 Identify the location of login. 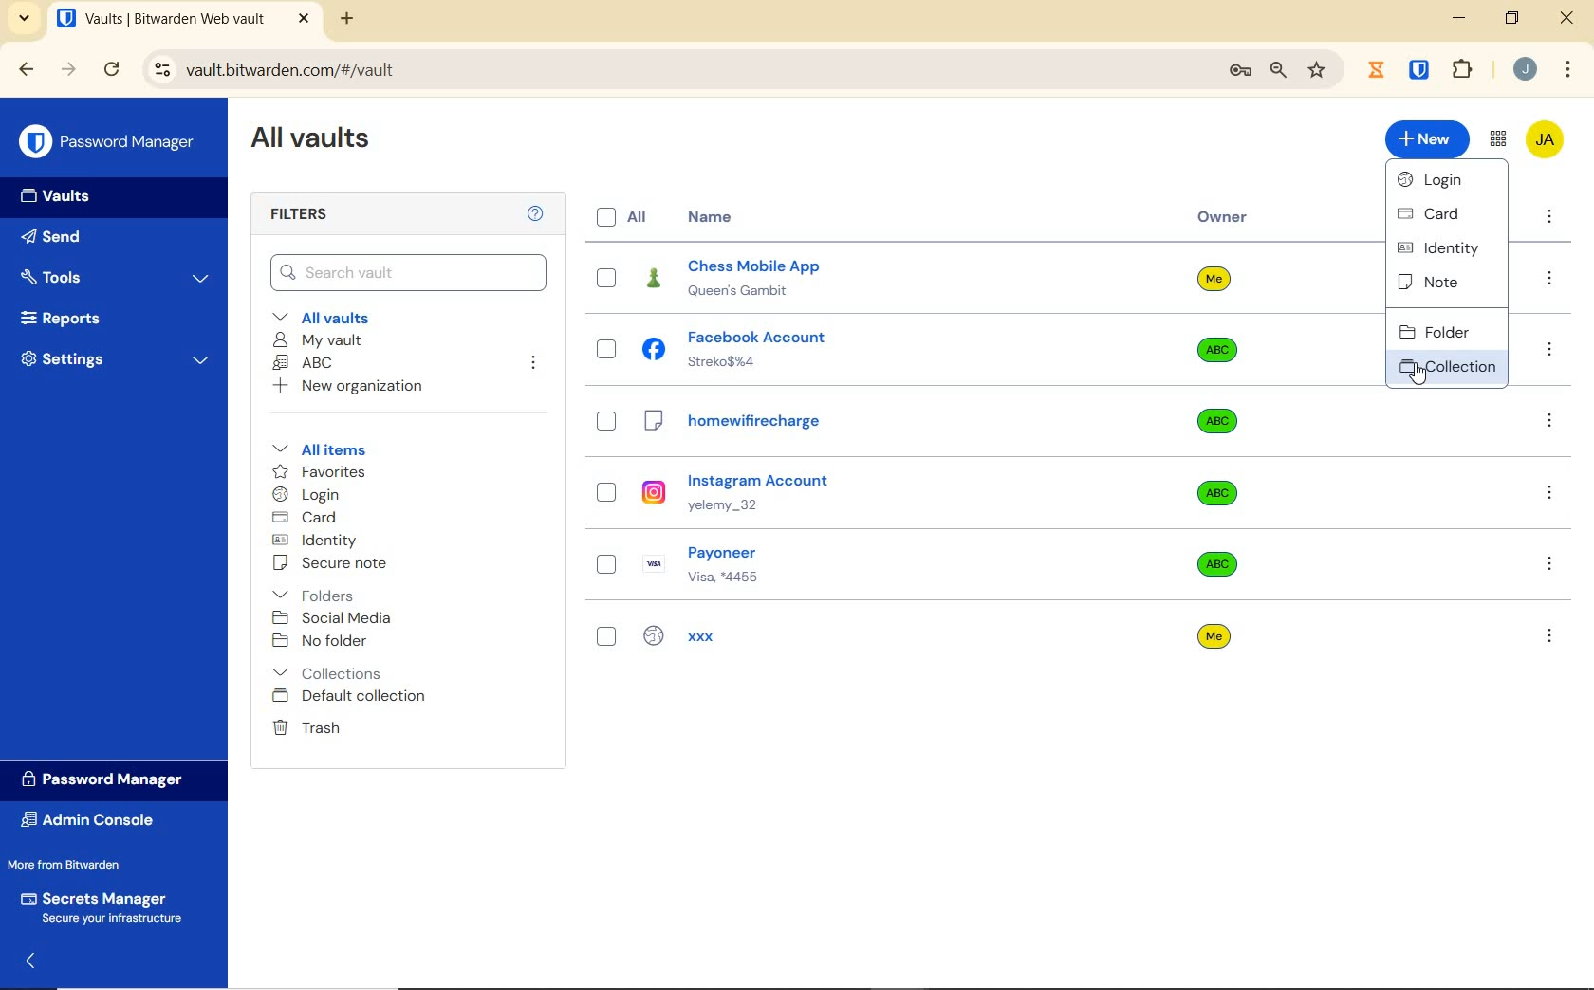
(317, 495).